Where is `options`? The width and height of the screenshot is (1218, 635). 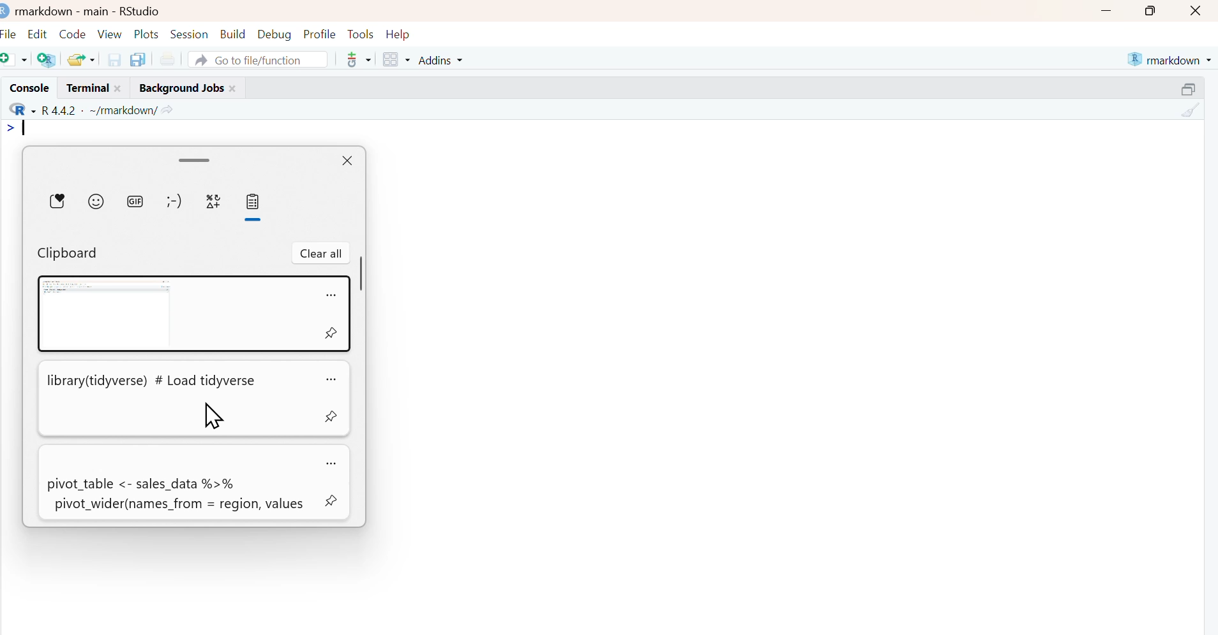 options is located at coordinates (333, 462).